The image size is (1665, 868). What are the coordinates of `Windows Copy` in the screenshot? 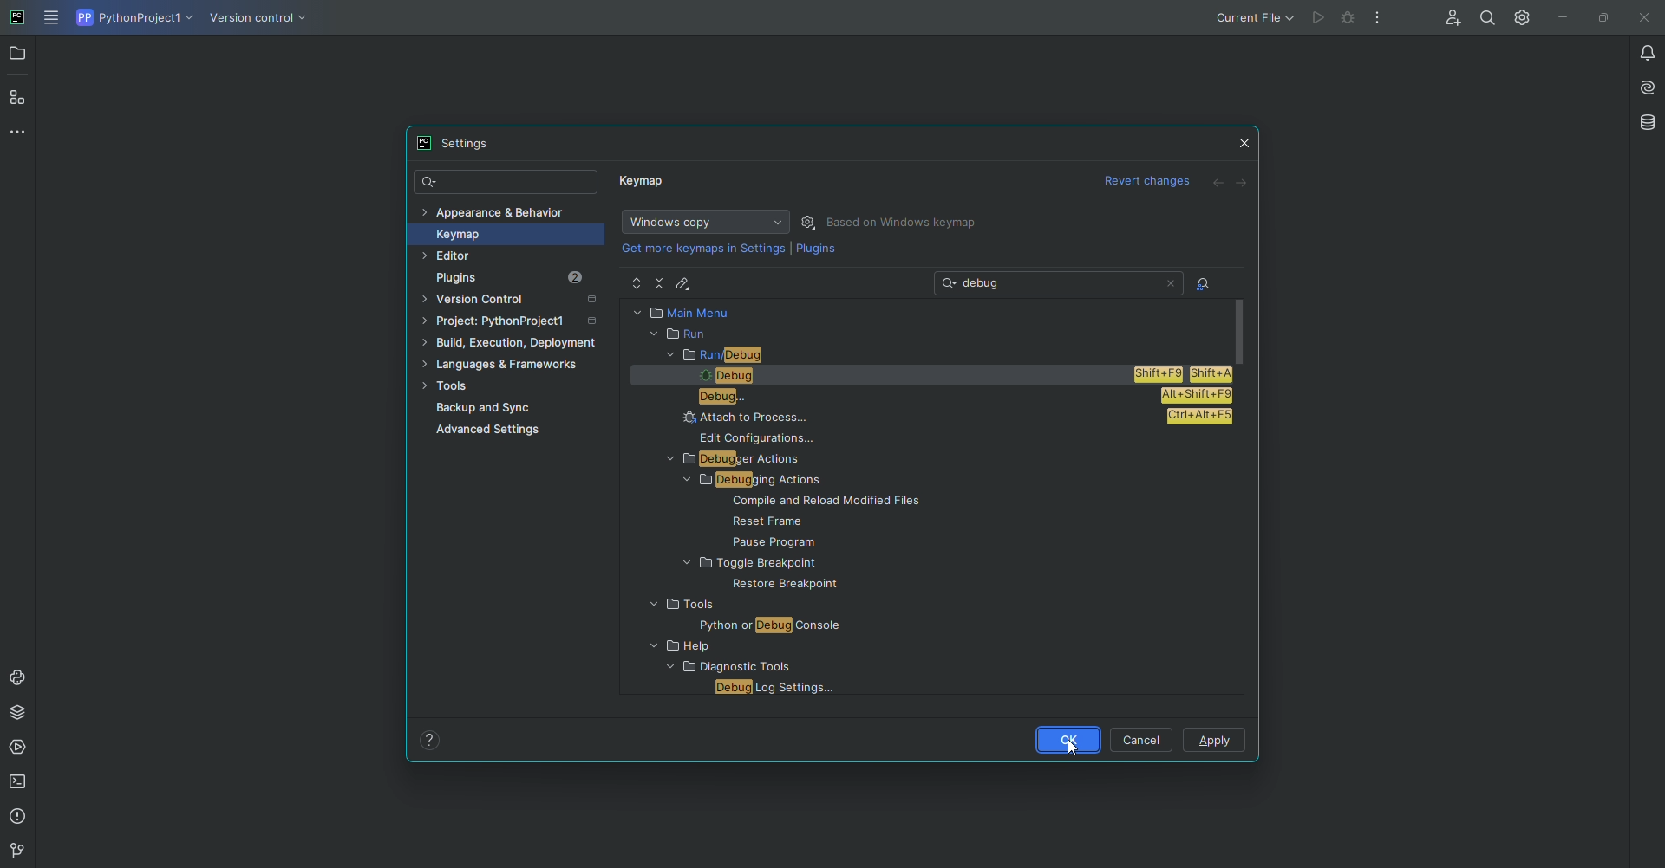 It's located at (702, 222).